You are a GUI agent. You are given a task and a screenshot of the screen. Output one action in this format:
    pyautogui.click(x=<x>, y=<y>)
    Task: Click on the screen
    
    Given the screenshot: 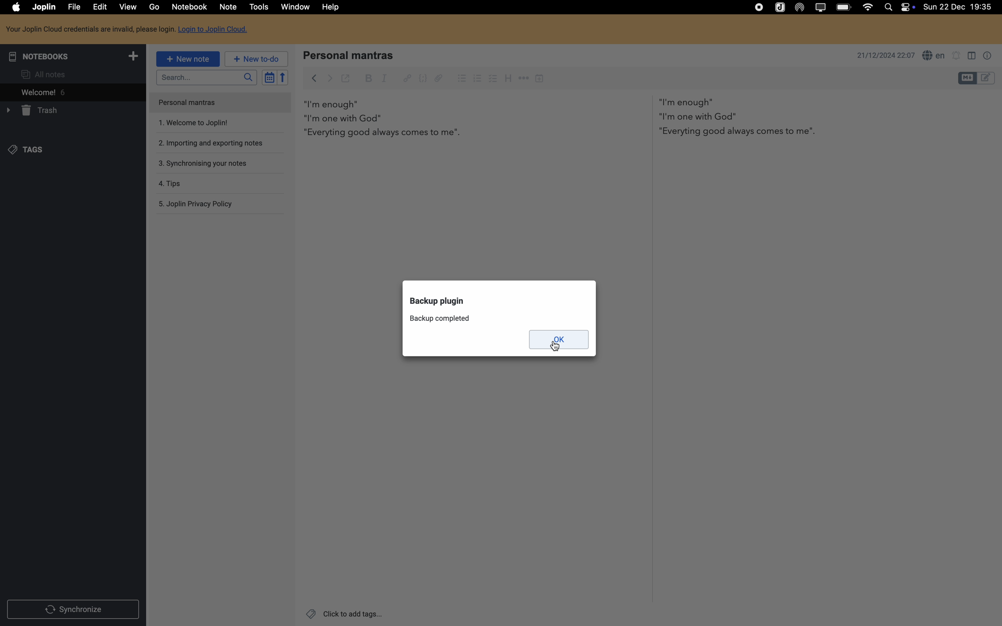 What is the action you would take?
    pyautogui.click(x=819, y=7)
    